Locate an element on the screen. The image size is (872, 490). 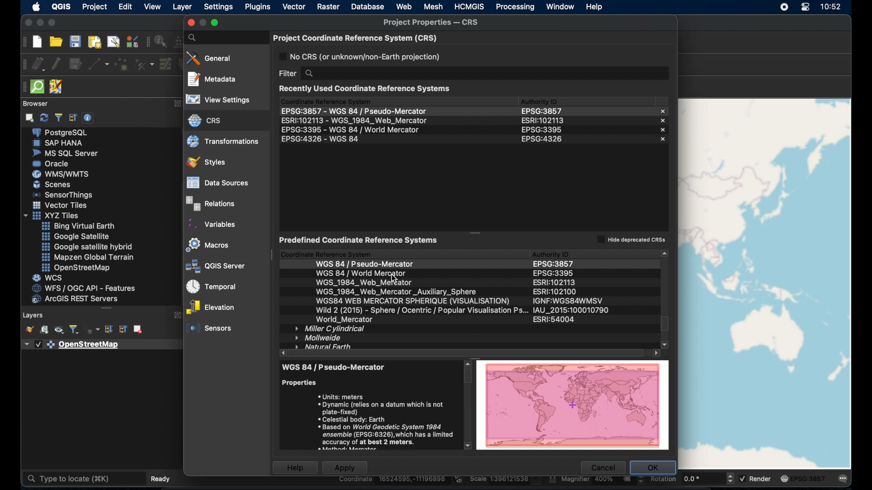
database is located at coordinates (367, 6).